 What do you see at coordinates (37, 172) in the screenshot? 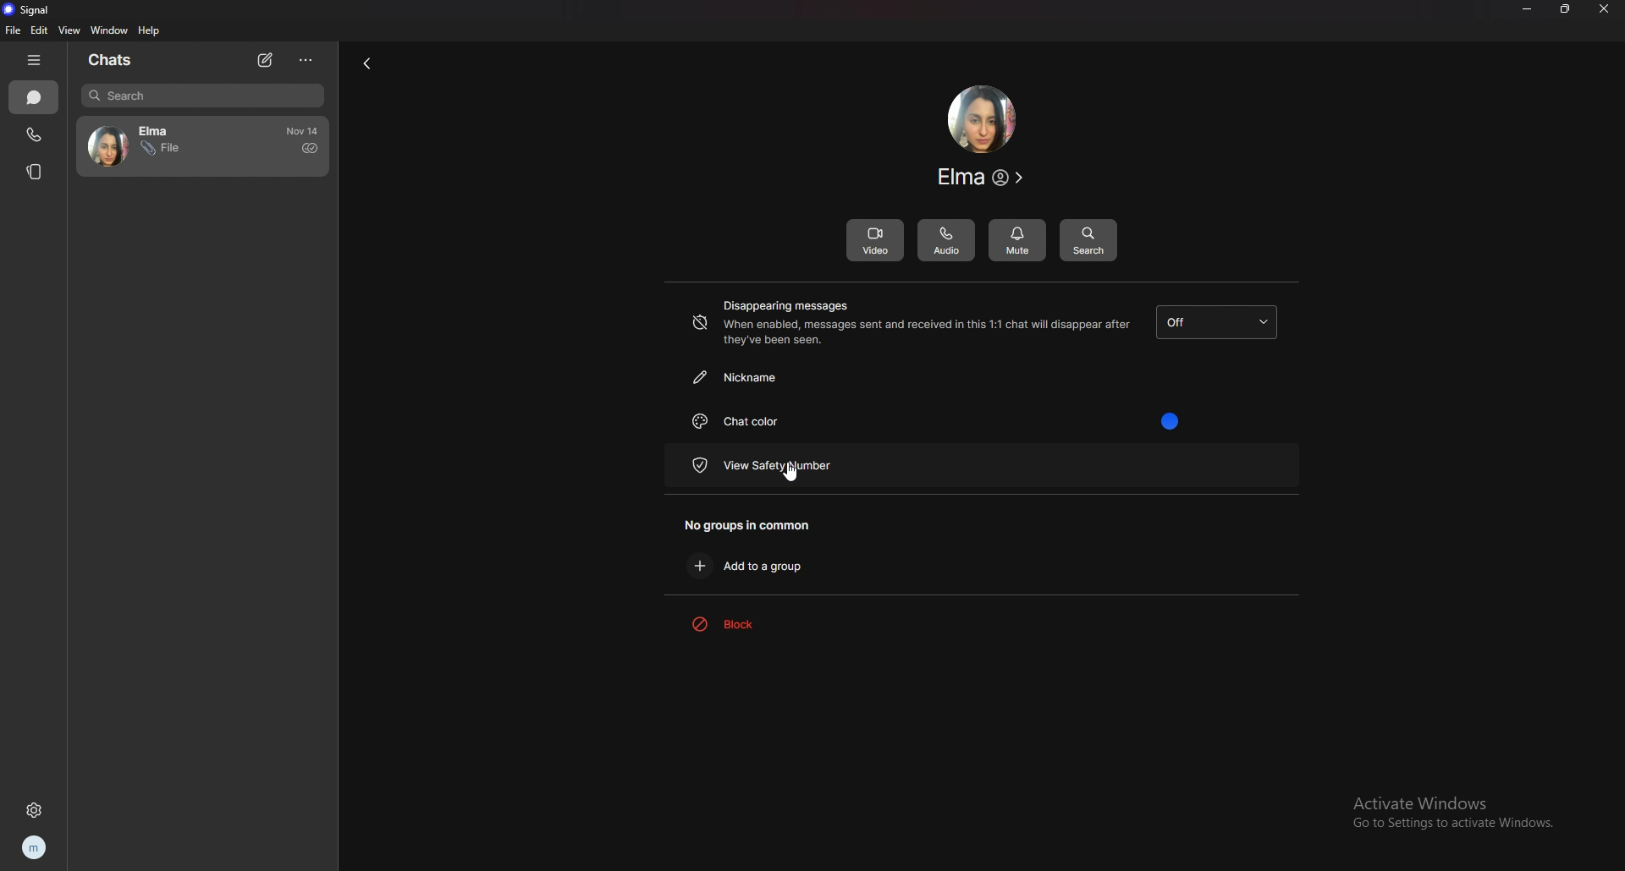
I see `stories` at bounding box center [37, 172].